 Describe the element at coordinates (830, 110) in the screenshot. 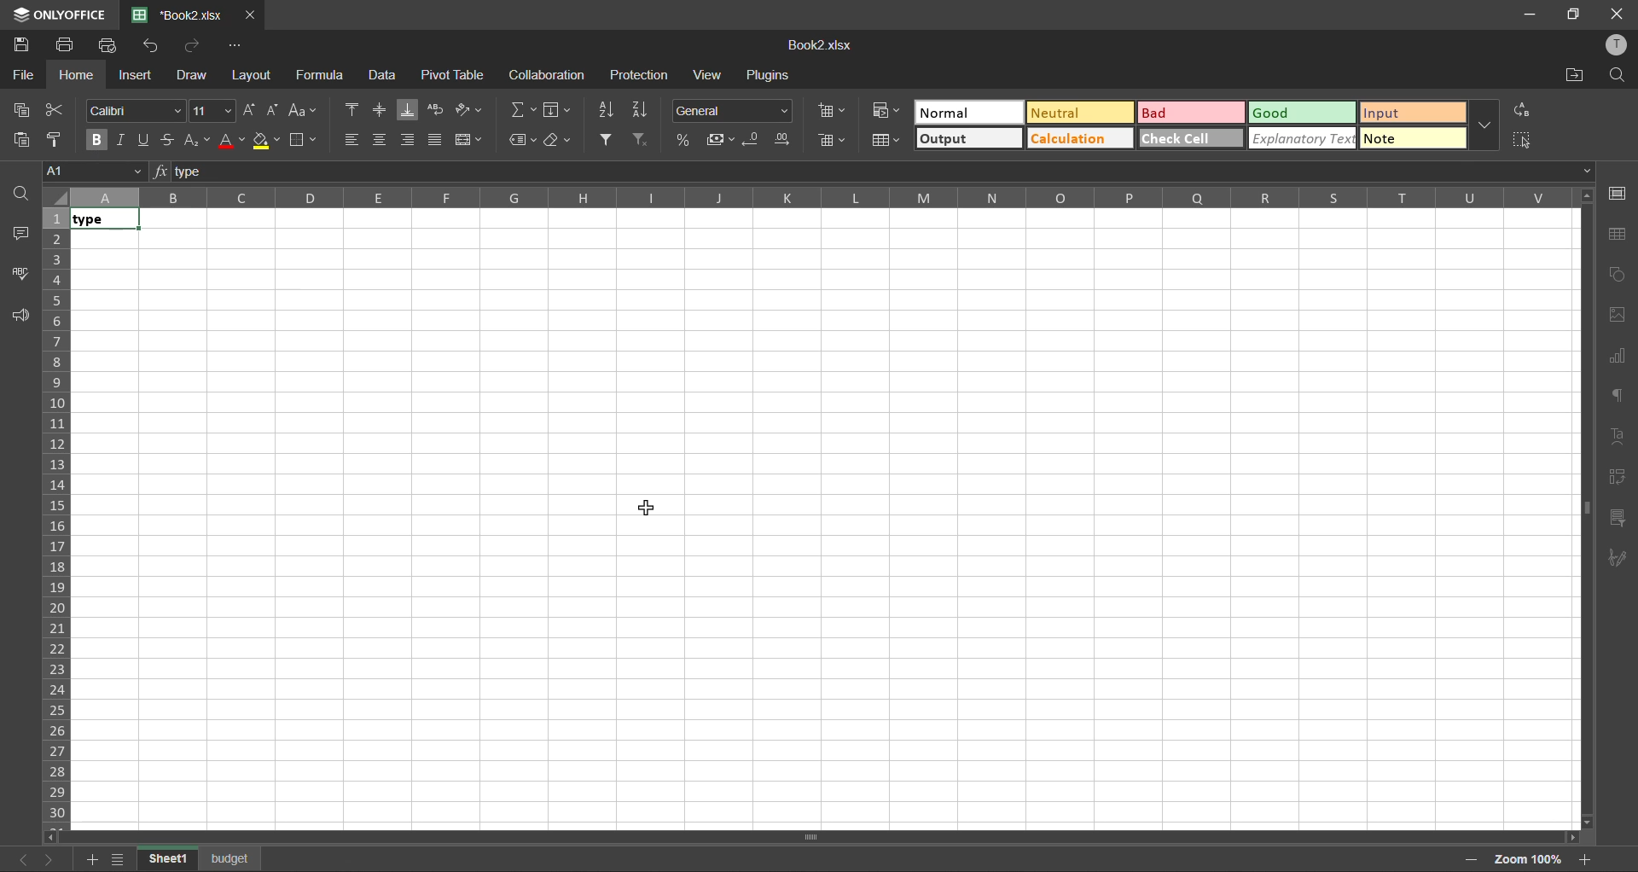

I see `insert cells` at that location.